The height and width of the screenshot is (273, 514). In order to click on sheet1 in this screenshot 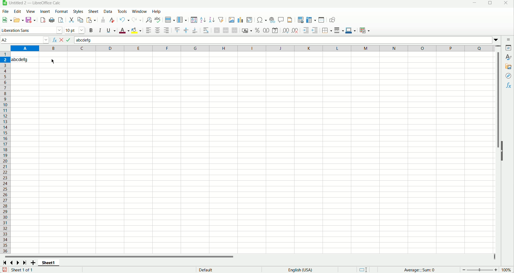, I will do `click(48, 263)`.